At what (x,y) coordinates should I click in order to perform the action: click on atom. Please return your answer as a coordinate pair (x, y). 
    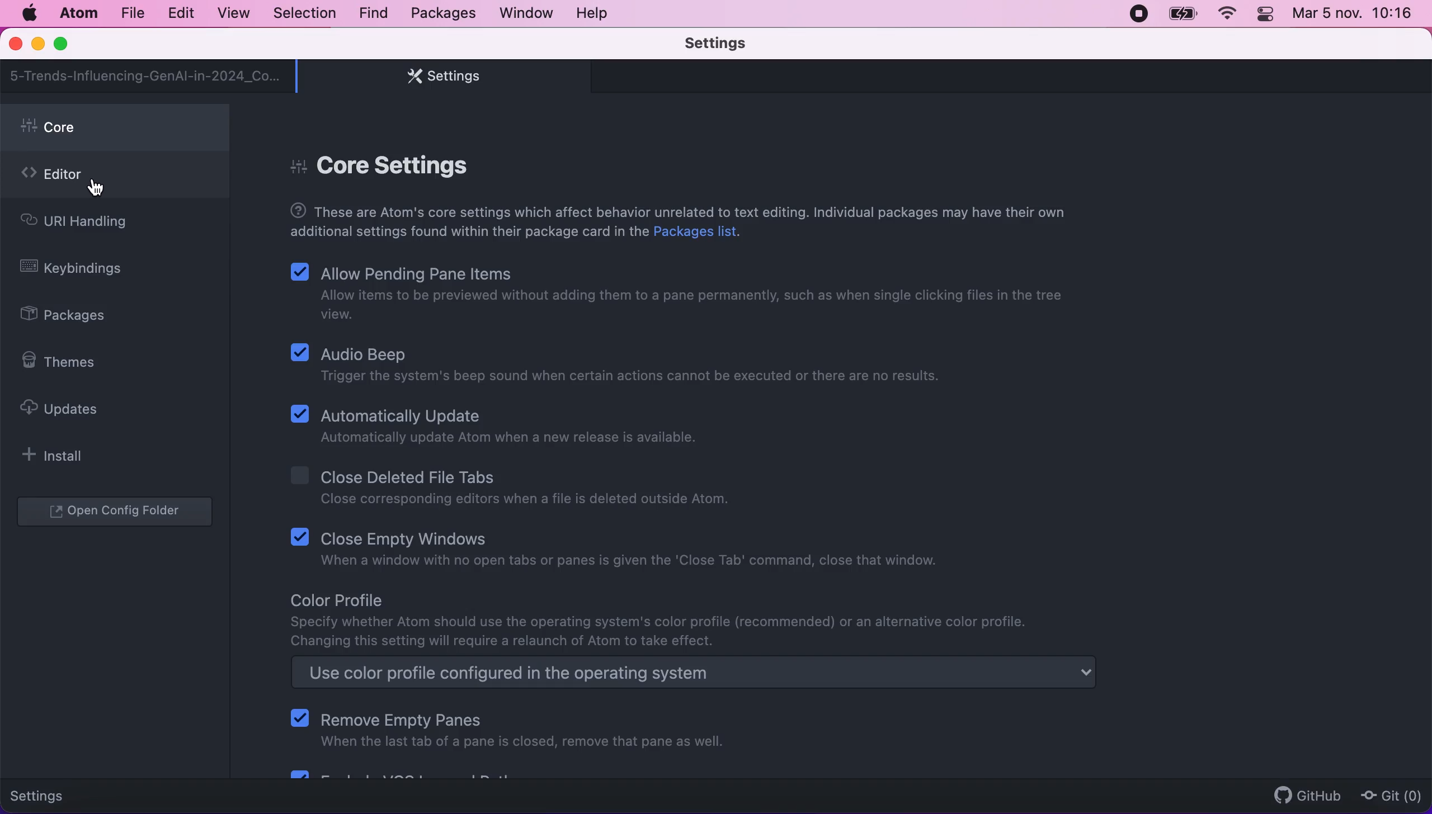
    Looking at the image, I should click on (78, 13).